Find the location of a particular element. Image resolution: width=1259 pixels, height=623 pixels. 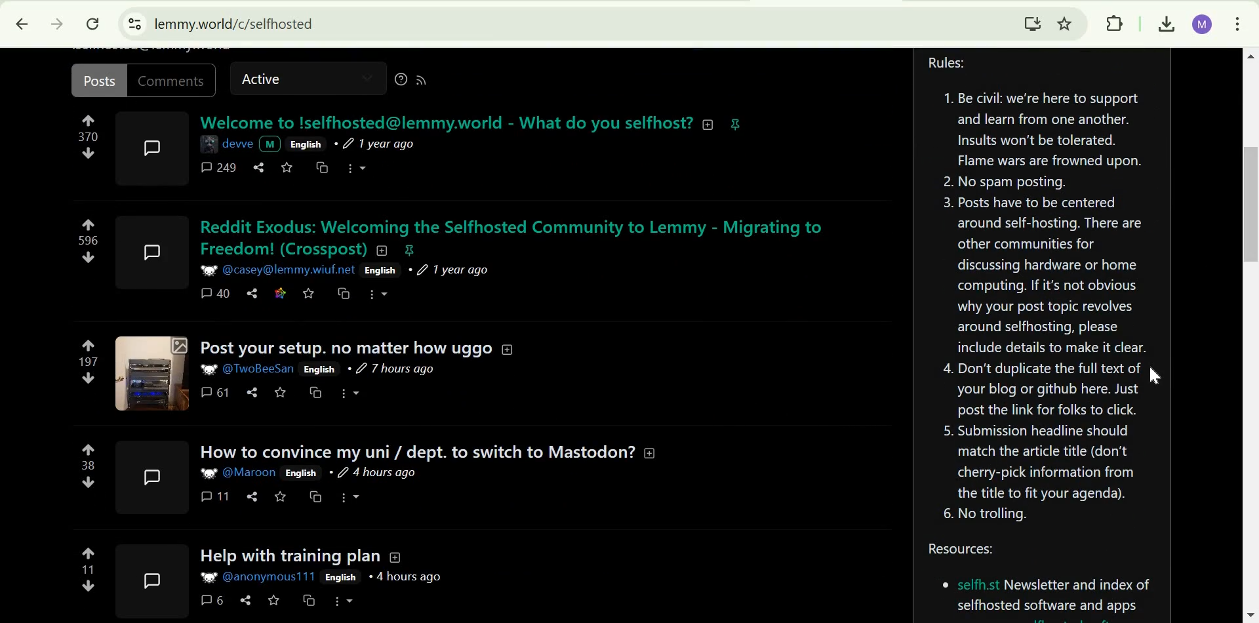

Download Lemmy.World is located at coordinates (1033, 22).